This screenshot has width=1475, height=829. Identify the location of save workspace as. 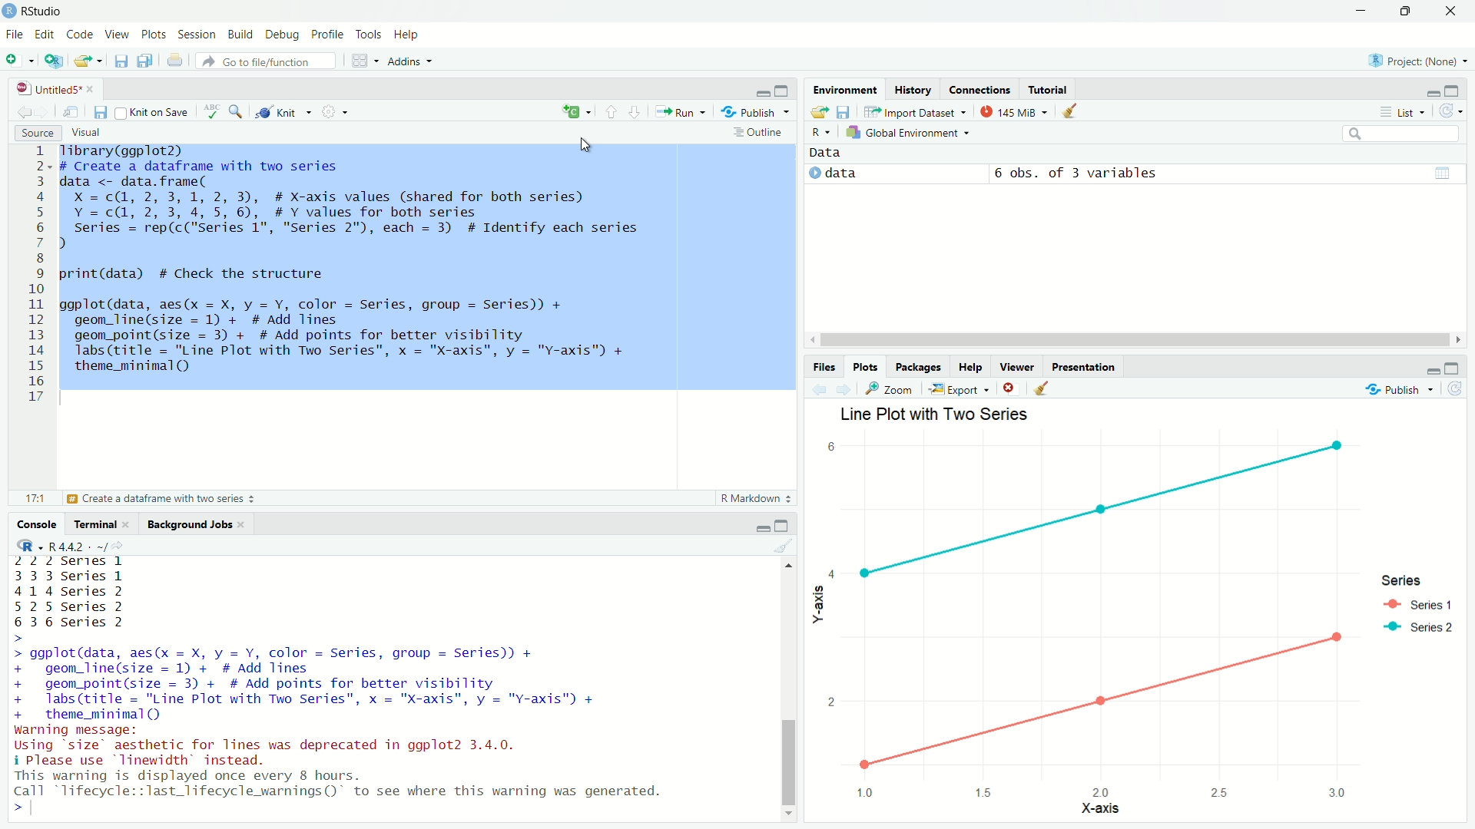
(844, 112).